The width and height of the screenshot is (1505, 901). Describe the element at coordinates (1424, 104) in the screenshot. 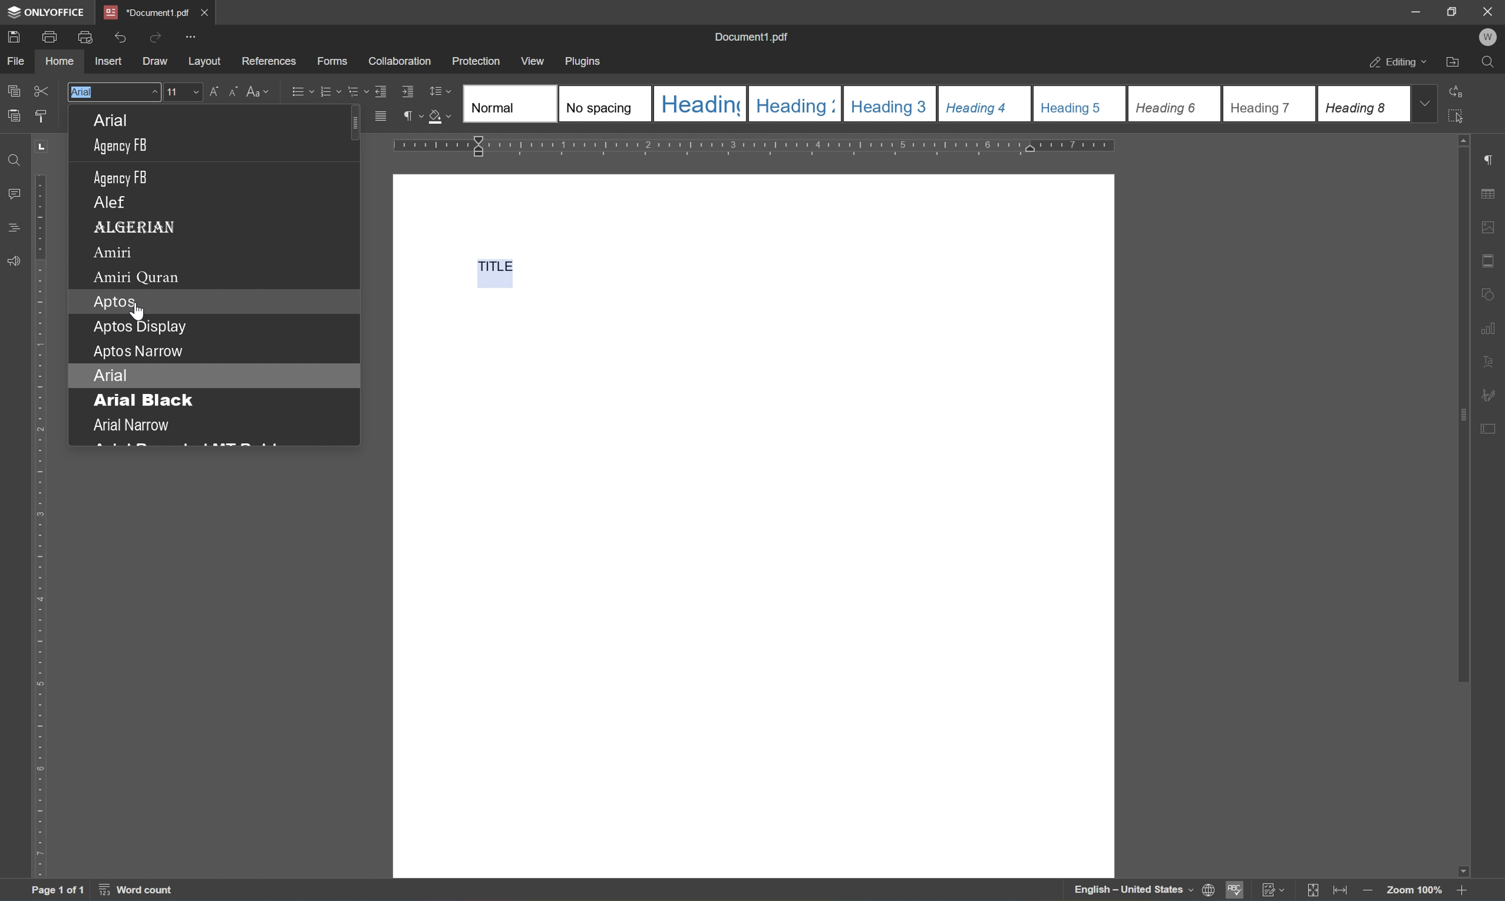

I see `drop down` at that location.